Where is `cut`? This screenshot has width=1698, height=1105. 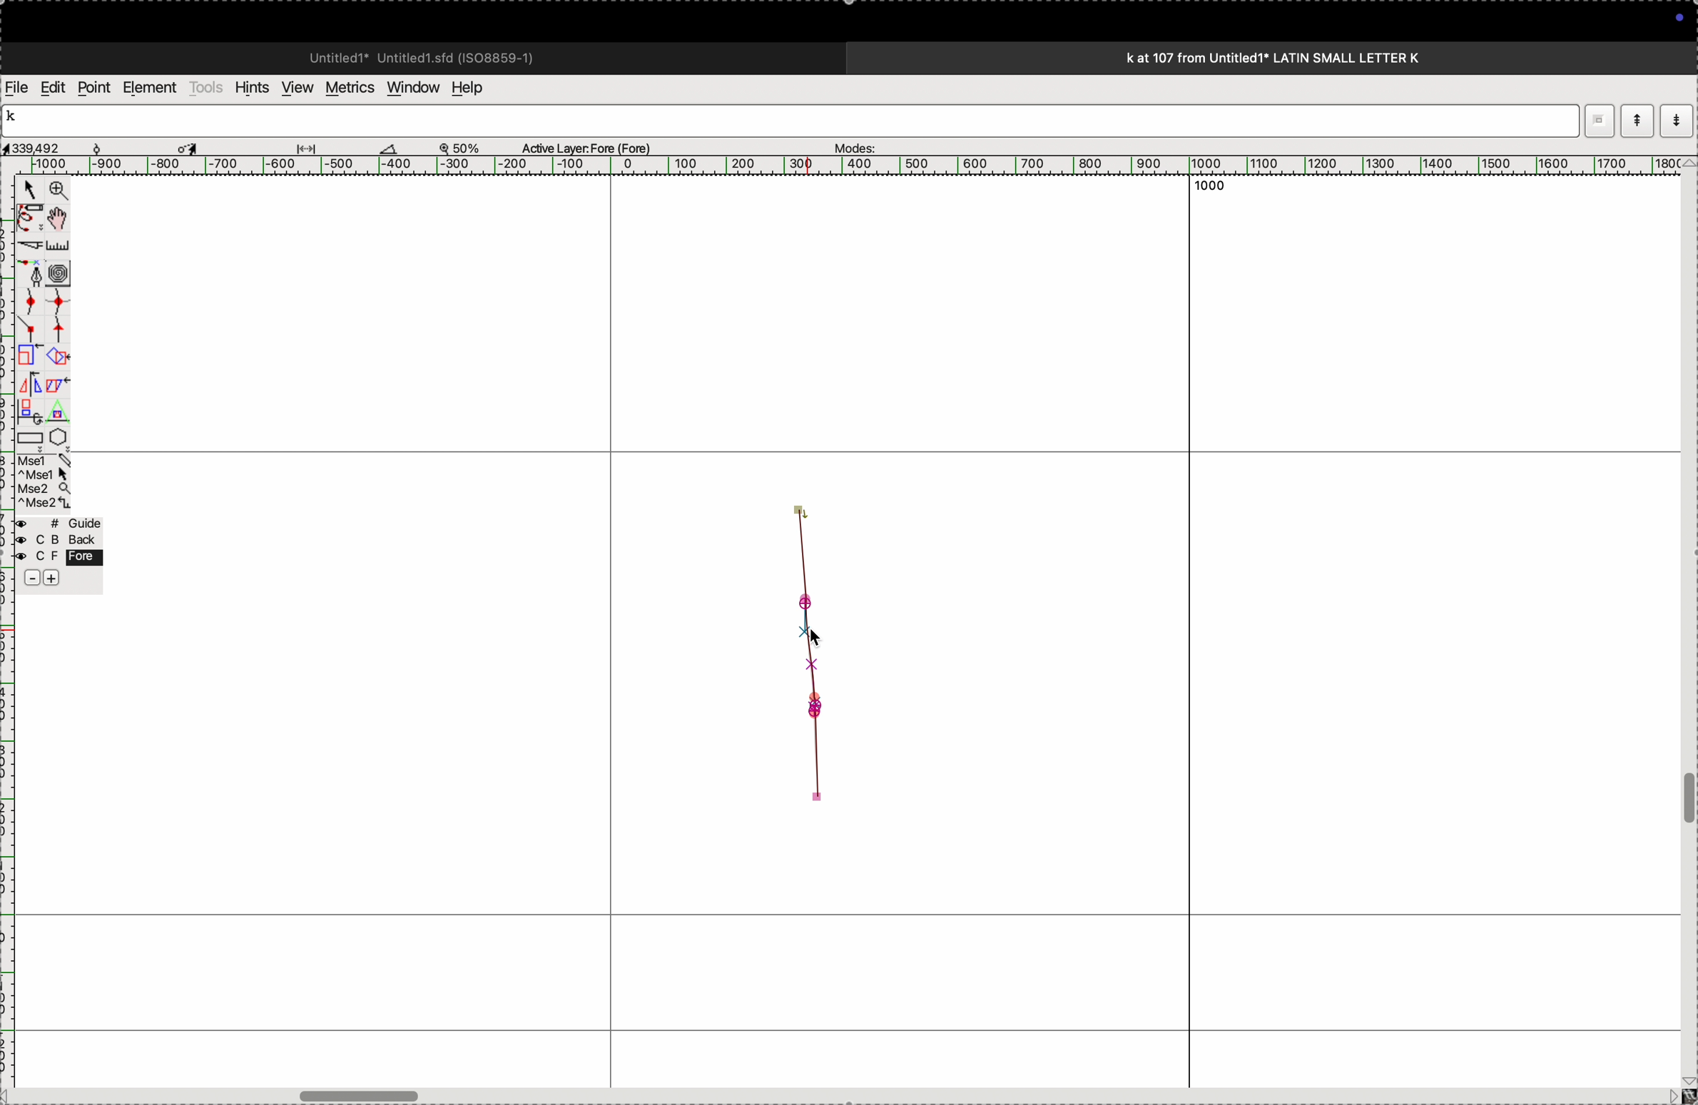
cut is located at coordinates (28, 245).